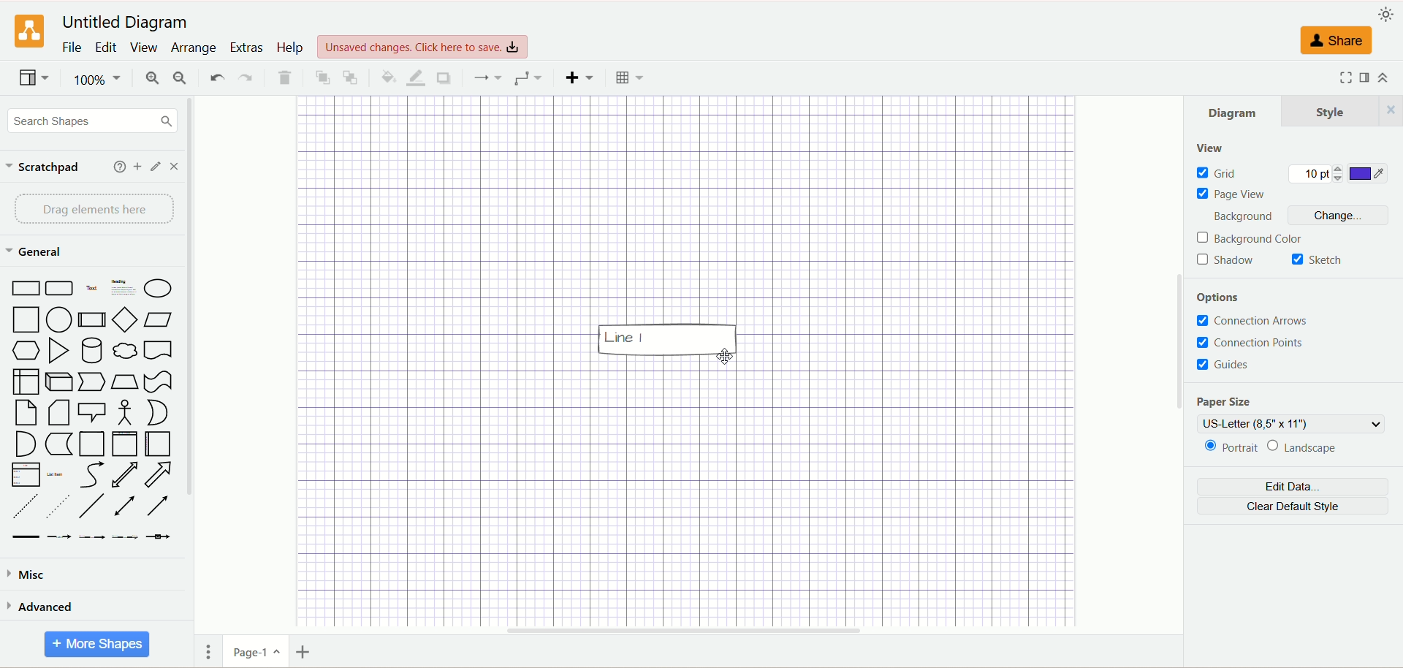 The height and width of the screenshot is (668, 1403). I want to click on shadow, so click(444, 77).